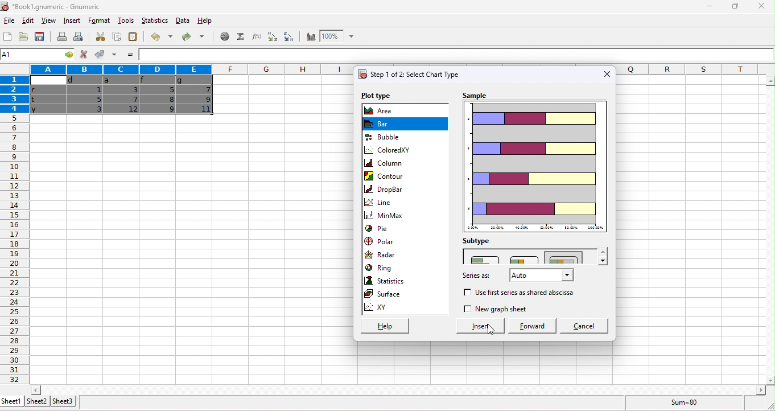 The image size is (775, 411). I want to click on drop down, so click(604, 256).